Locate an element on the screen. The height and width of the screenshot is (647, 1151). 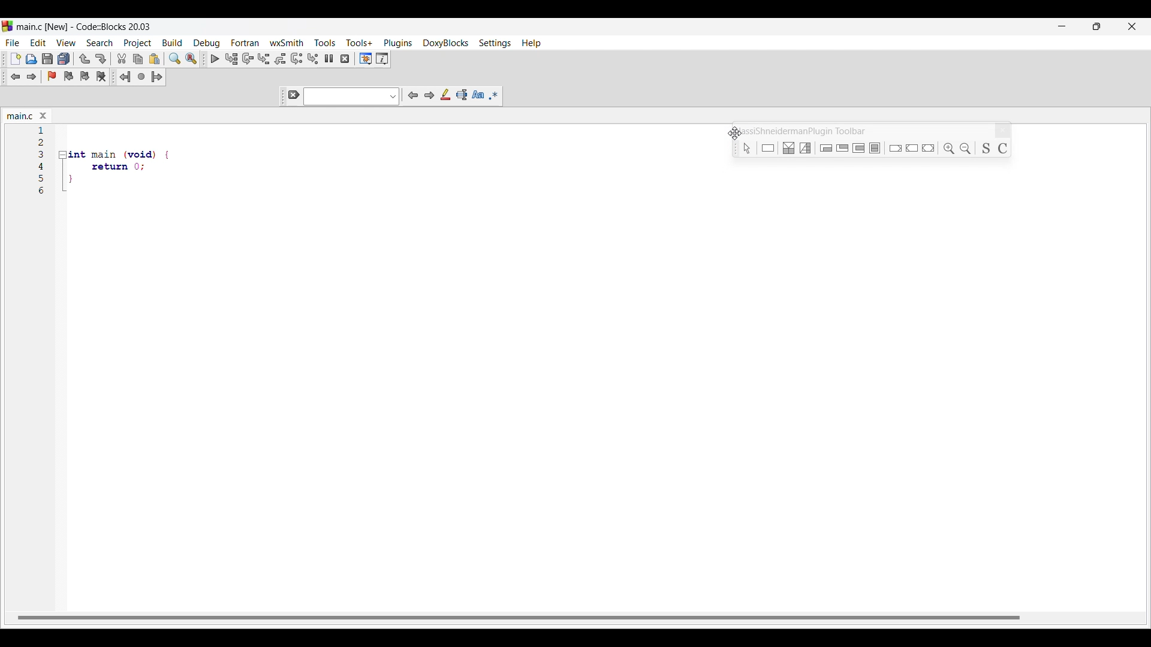
Step into is located at coordinates (264, 59).